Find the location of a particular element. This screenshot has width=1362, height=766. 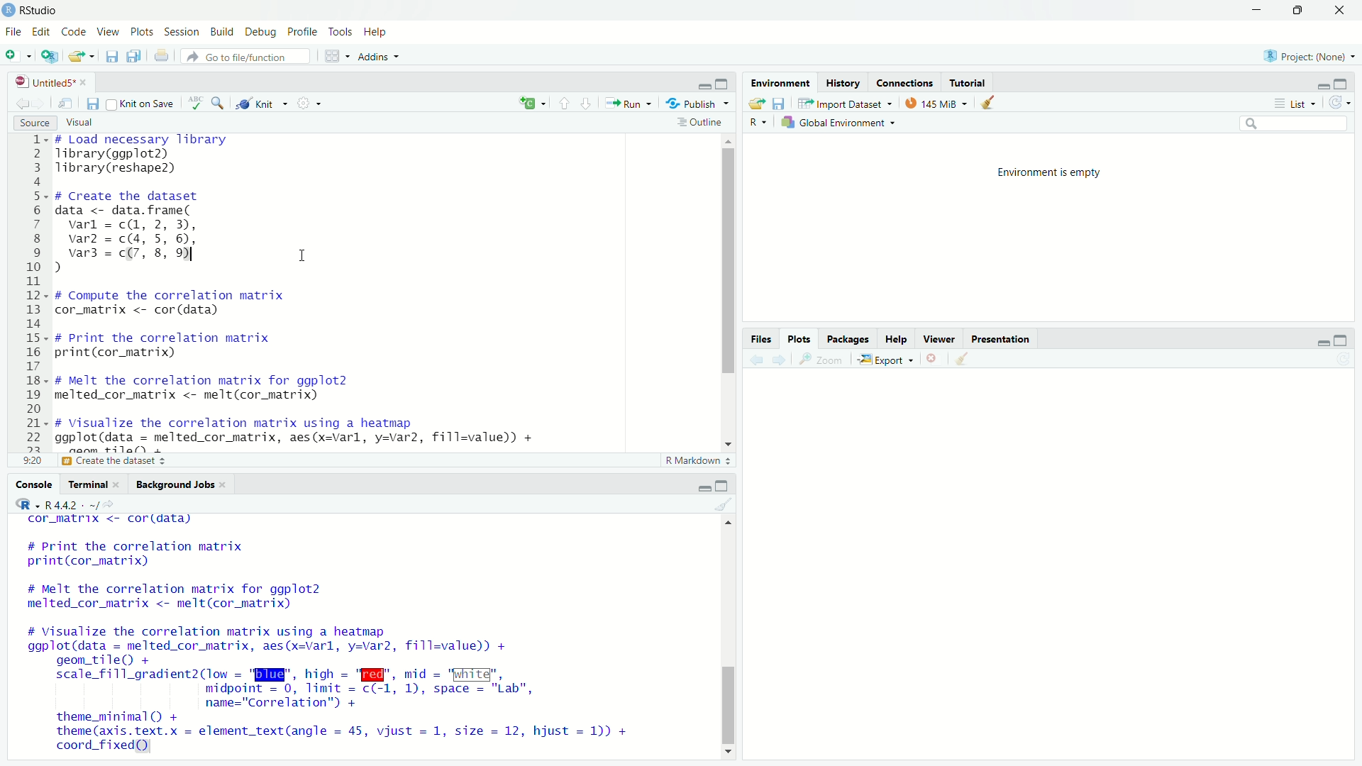

clear console is located at coordinates (726, 504).